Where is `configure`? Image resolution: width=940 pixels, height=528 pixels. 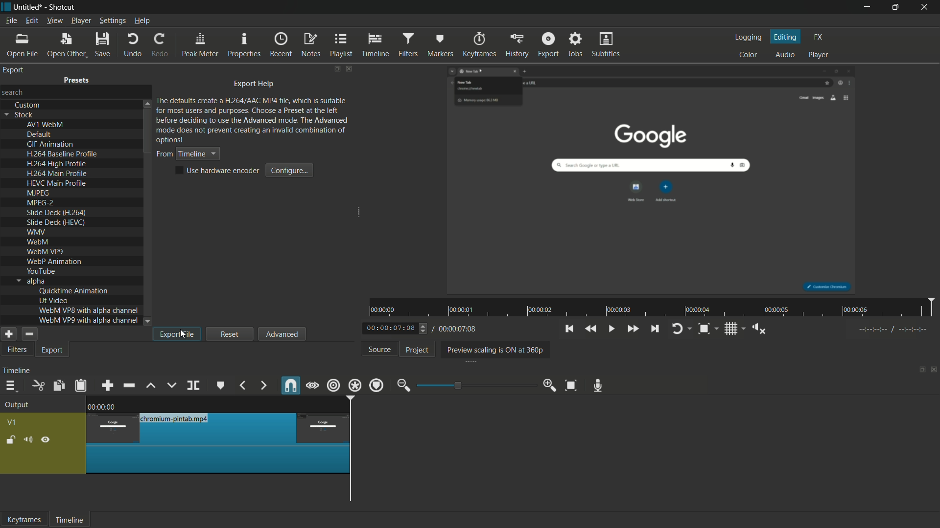 configure is located at coordinates (291, 170).